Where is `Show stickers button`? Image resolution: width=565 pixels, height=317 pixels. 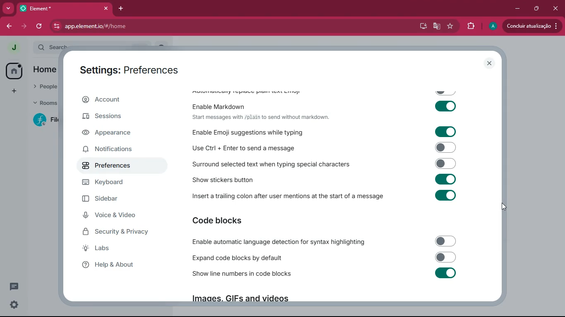 Show stickers button is located at coordinates (326, 180).